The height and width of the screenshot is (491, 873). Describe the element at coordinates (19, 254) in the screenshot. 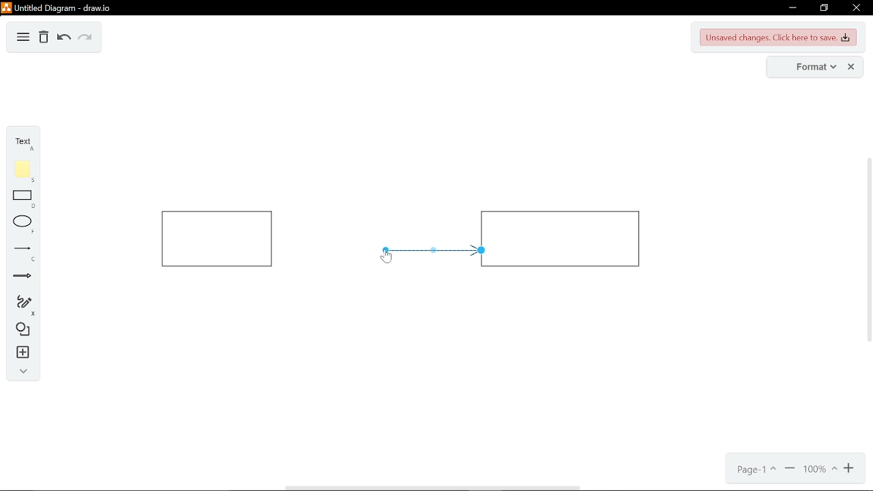

I see `lines` at that location.